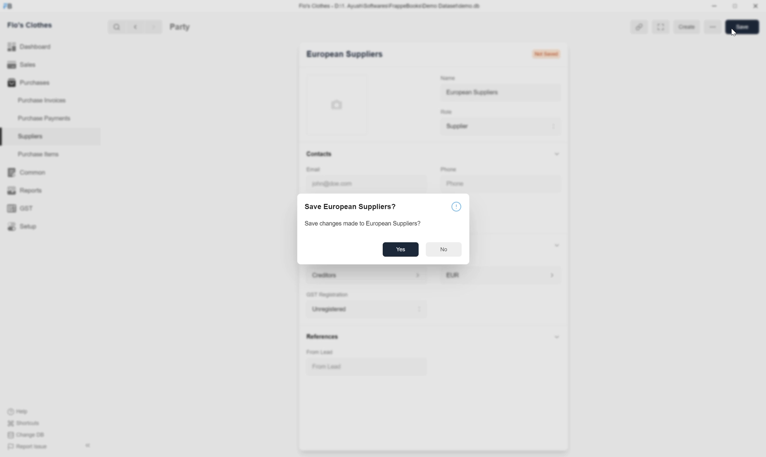 This screenshot has width=766, height=457. What do you see at coordinates (41, 155) in the screenshot?
I see `purchase items` at bounding box center [41, 155].